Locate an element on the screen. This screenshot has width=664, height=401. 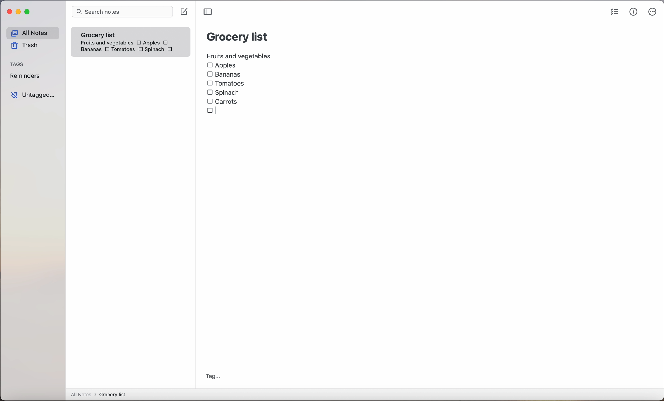
all notes > grocery list is located at coordinates (101, 395).